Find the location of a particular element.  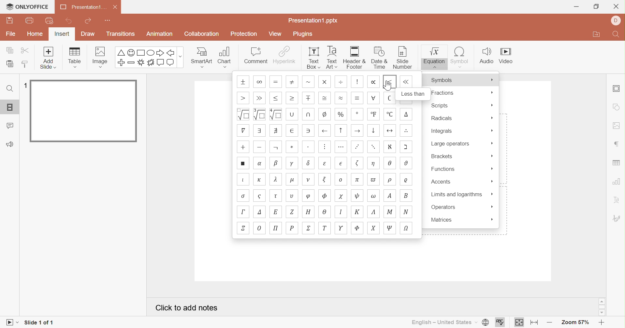

shape settings is located at coordinates (617, 107).